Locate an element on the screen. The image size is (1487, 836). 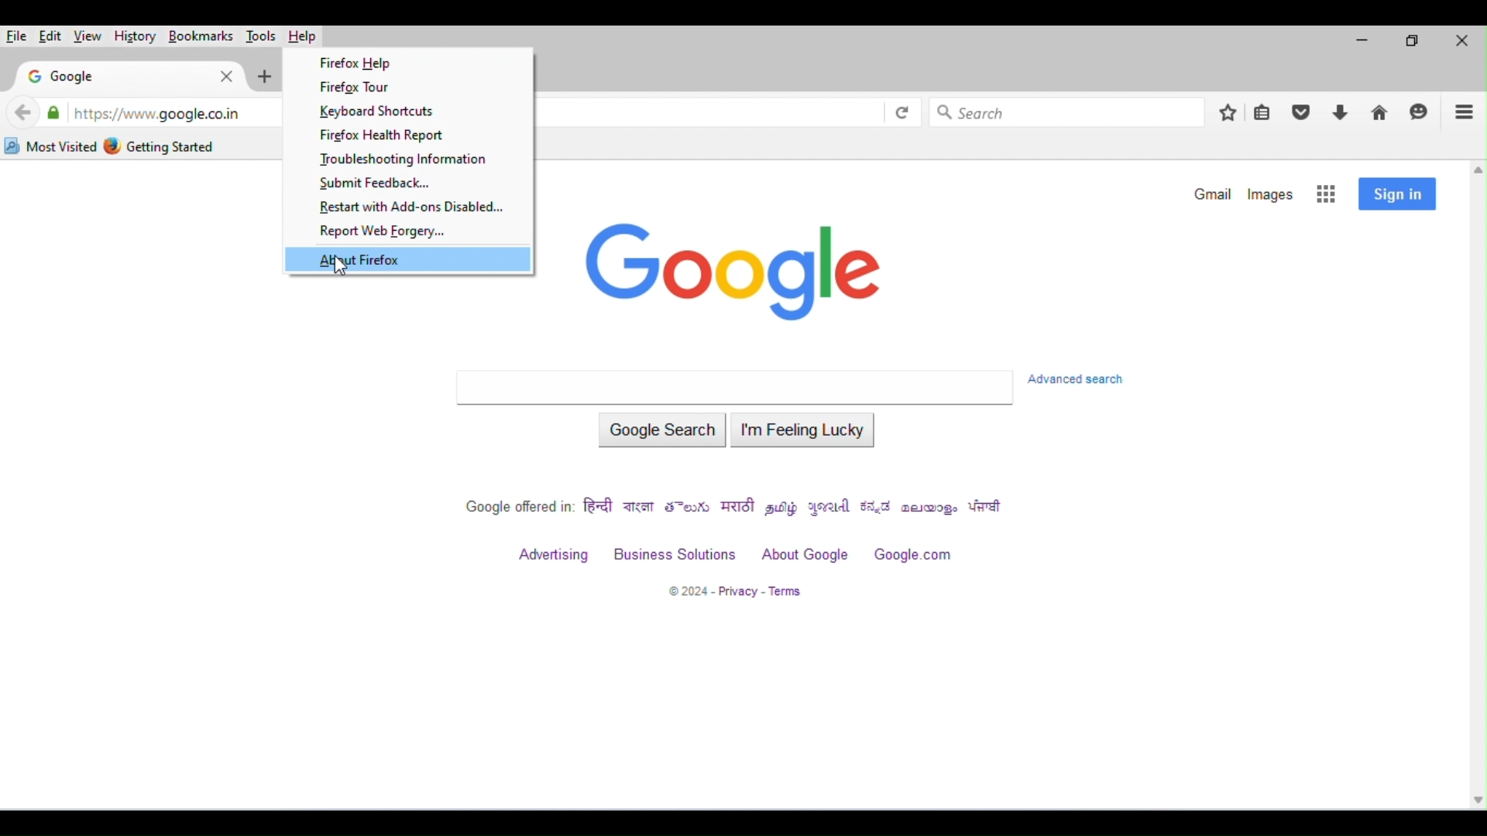
troubleshooting information is located at coordinates (411, 159).